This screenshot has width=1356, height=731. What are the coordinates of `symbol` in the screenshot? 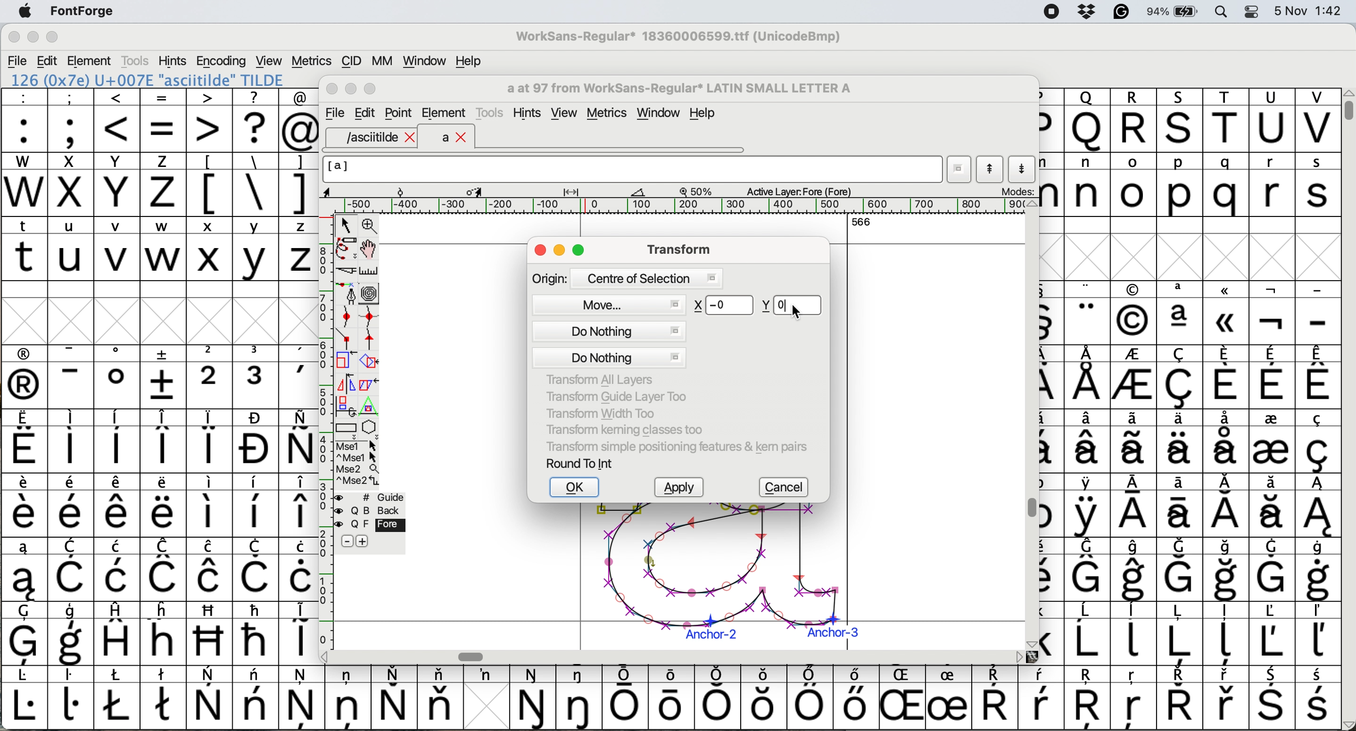 It's located at (1319, 377).